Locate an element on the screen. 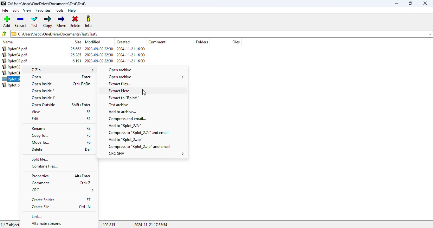 This screenshot has width=433, height=228. comment is located at coordinates (42, 183).